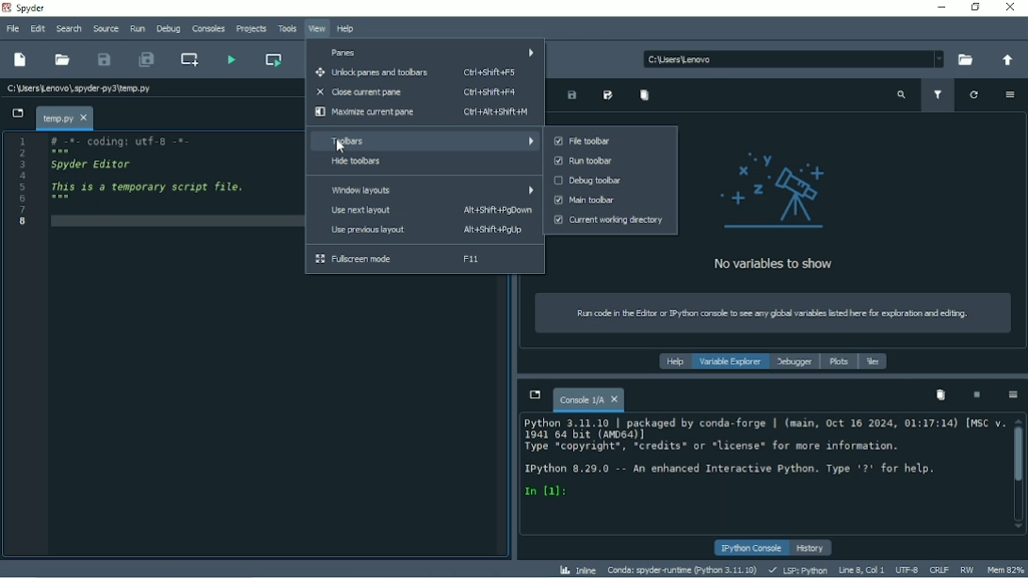 The width and height of the screenshot is (1028, 578). I want to click on Tools, so click(286, 28).